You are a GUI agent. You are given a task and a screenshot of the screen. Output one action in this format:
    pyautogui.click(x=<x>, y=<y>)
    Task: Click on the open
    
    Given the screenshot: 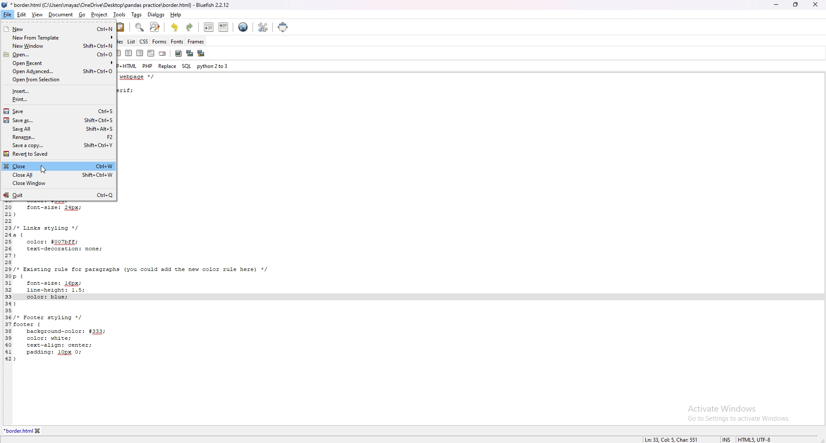 What is the action you would take?
    pyautogui.click(x=59, y=55)
    